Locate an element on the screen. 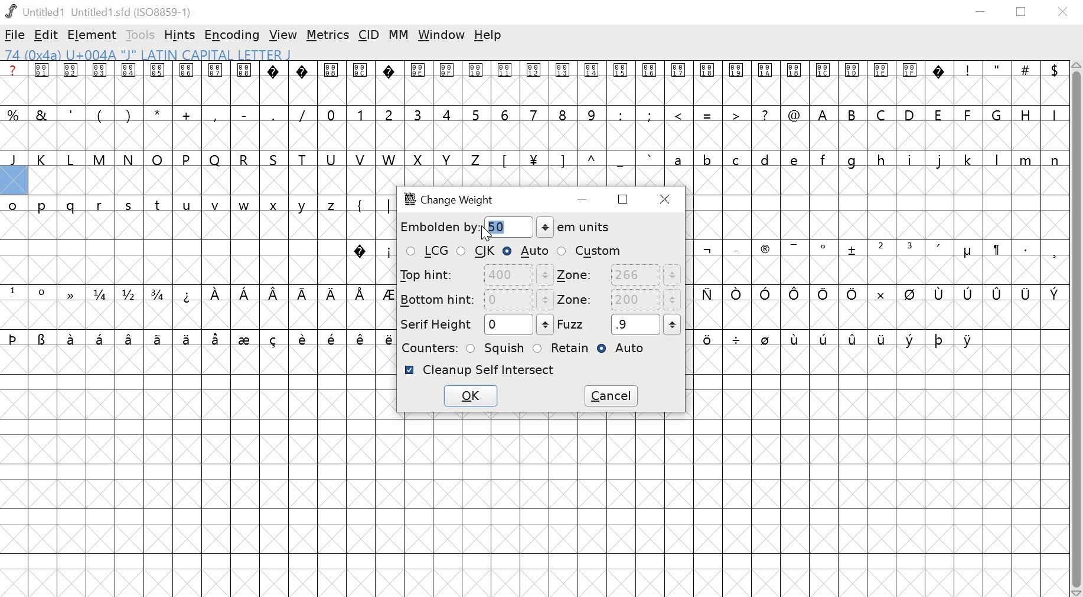 The height and width of the screenshot is (597, 1083). close is located at coordinates (1065, 12).